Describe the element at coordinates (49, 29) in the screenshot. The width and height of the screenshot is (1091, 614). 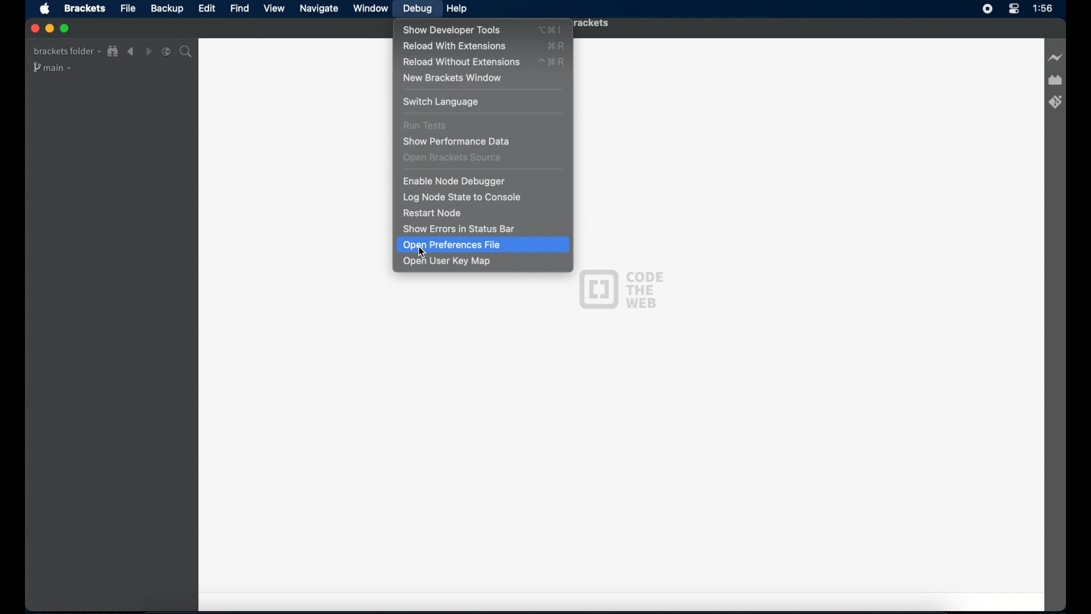
I see `minimize` at that location.